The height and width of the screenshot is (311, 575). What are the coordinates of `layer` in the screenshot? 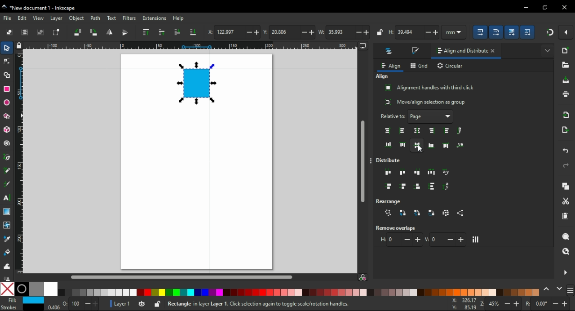 It's located at (57, 18).